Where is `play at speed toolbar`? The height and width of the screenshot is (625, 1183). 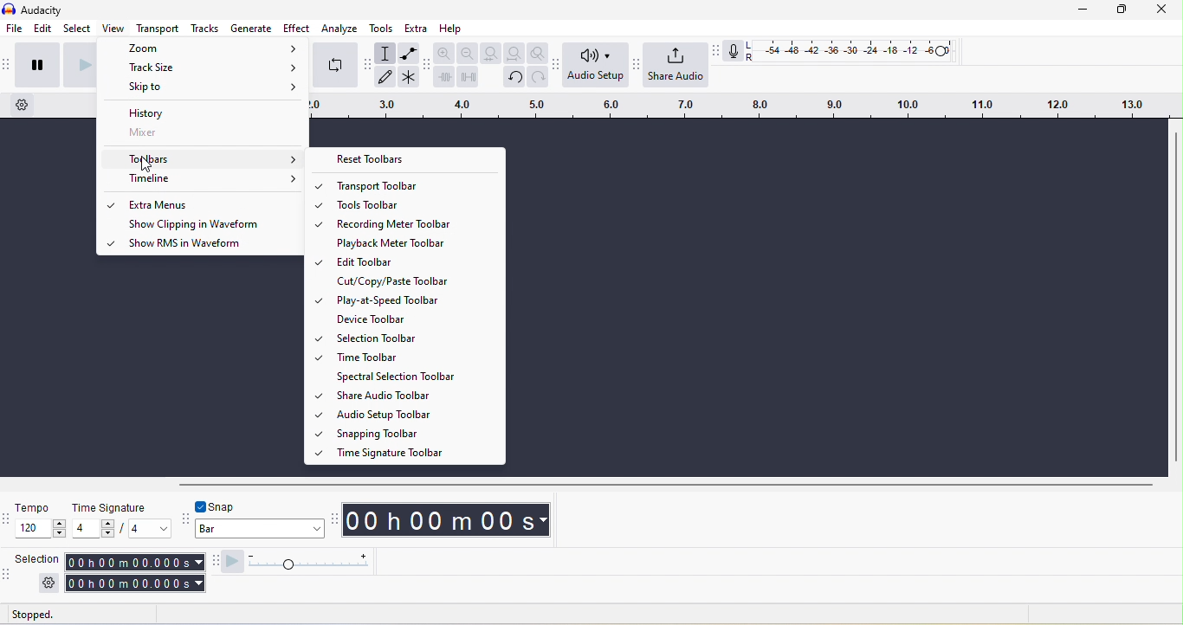
play at speed toolbar is located at coordinates (213, 562).